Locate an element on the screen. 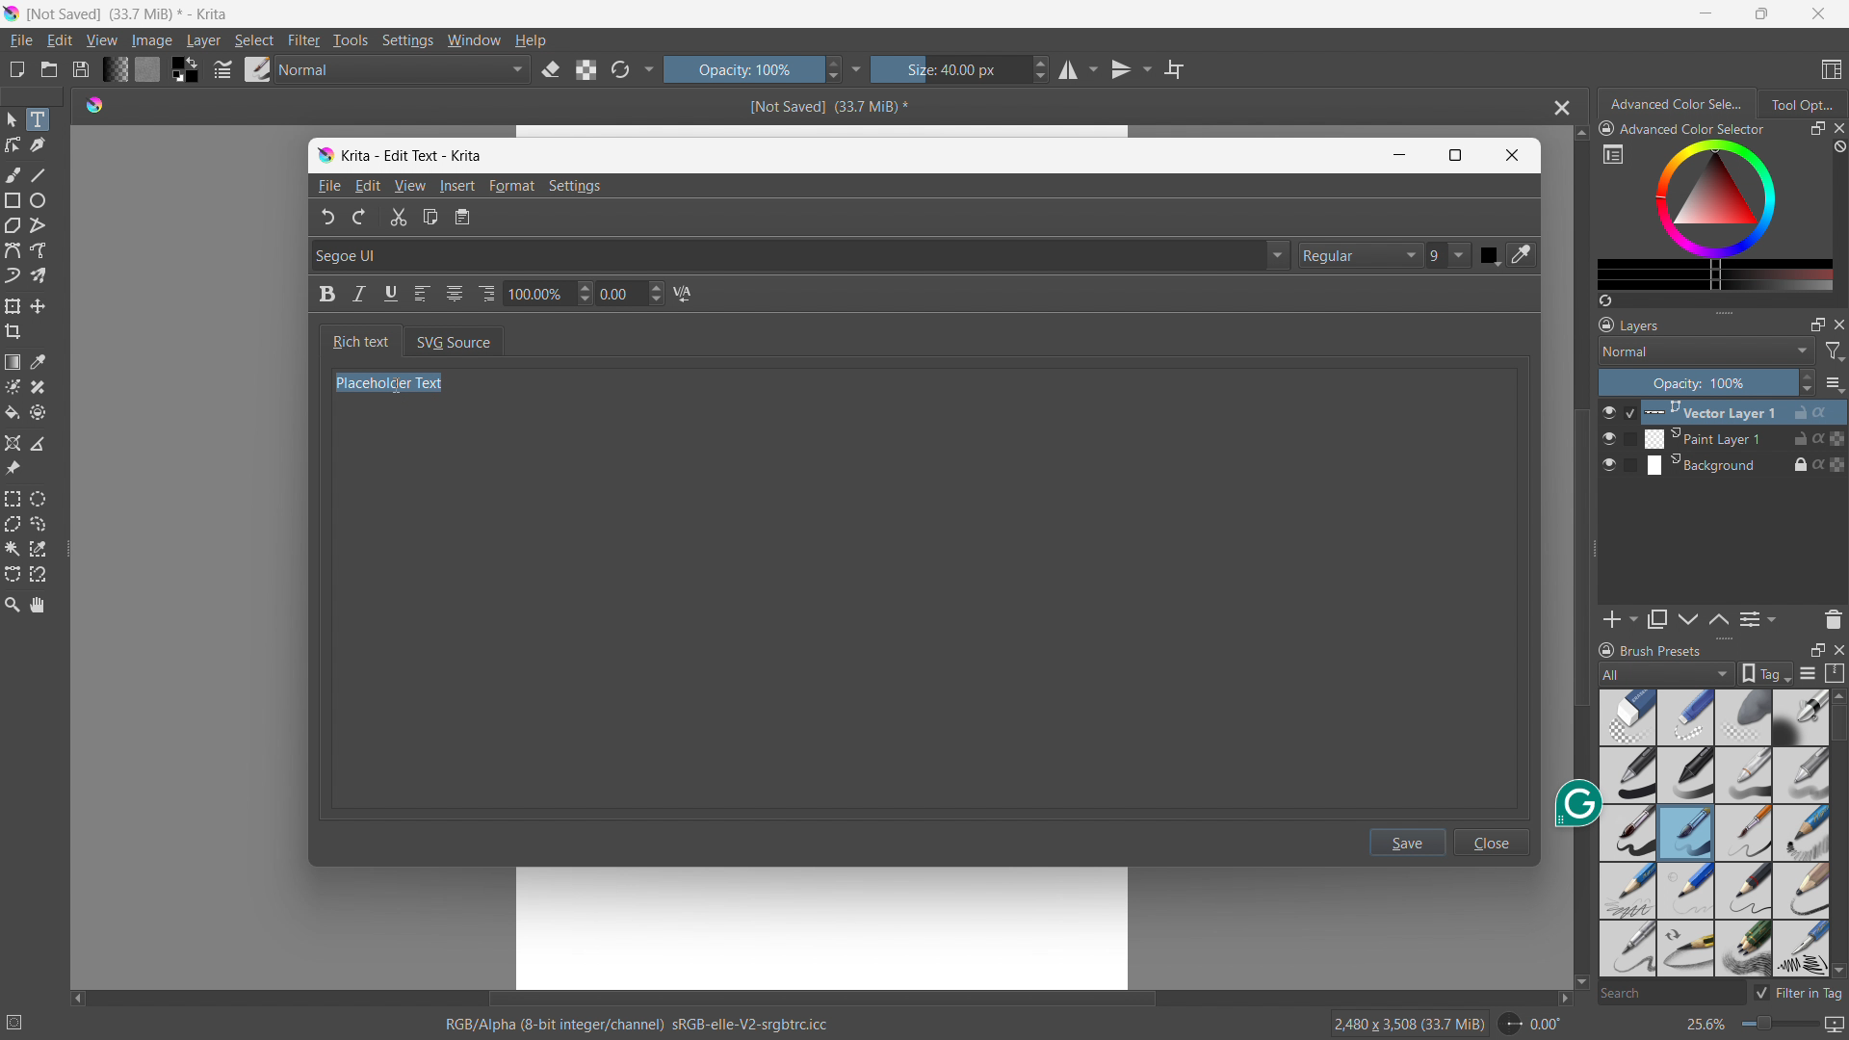 The width and height of the screenshot is (1849, 1040). multibrush tool is located at coordinates (39, 275).